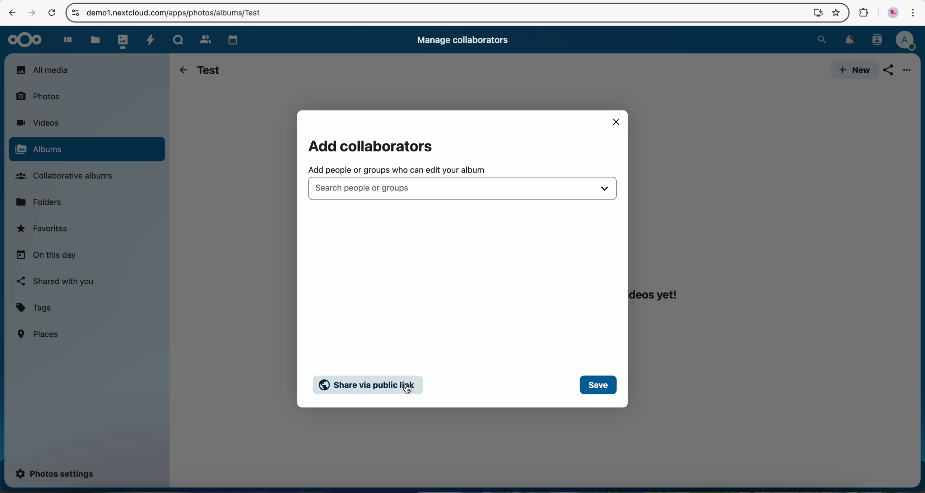 This screenshot has width=925, height=493. Describe the element at coordinates (46, 255) in the screenshot. I see `on this day` at that location.